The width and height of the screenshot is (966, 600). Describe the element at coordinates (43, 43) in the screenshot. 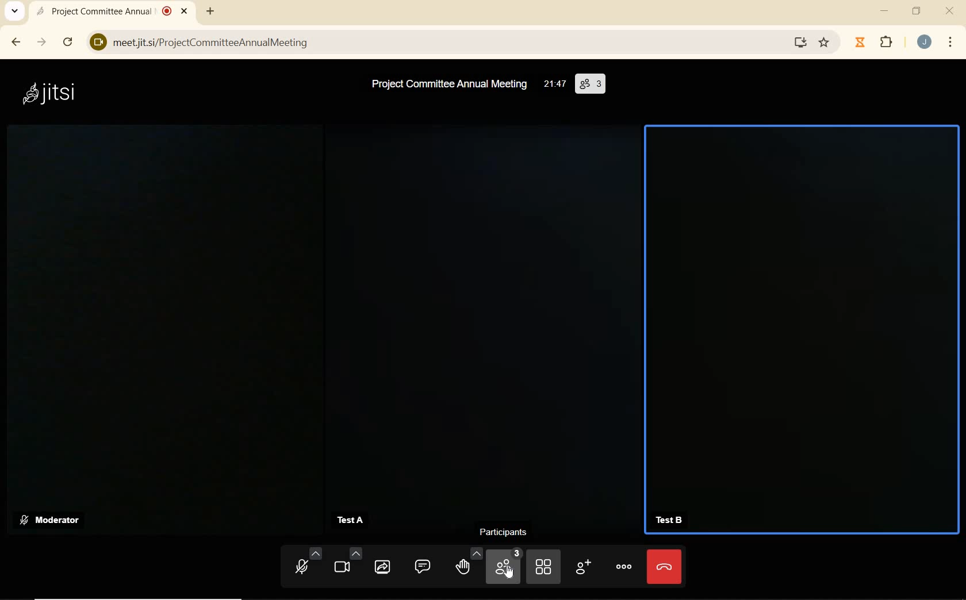

I see `FORWARD` at that location.